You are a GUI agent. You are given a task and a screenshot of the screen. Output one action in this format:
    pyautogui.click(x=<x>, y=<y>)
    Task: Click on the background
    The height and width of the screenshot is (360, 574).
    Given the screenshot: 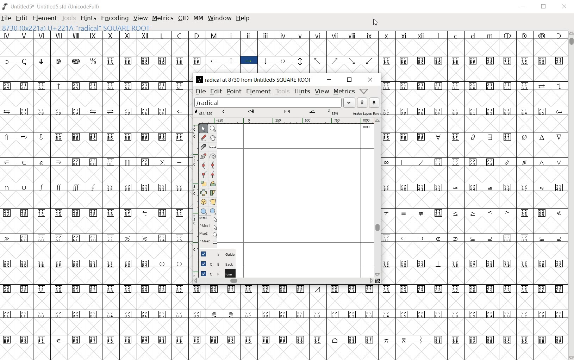 What is the action you would take?
    pyautogui.click(x=214, y=264)
    